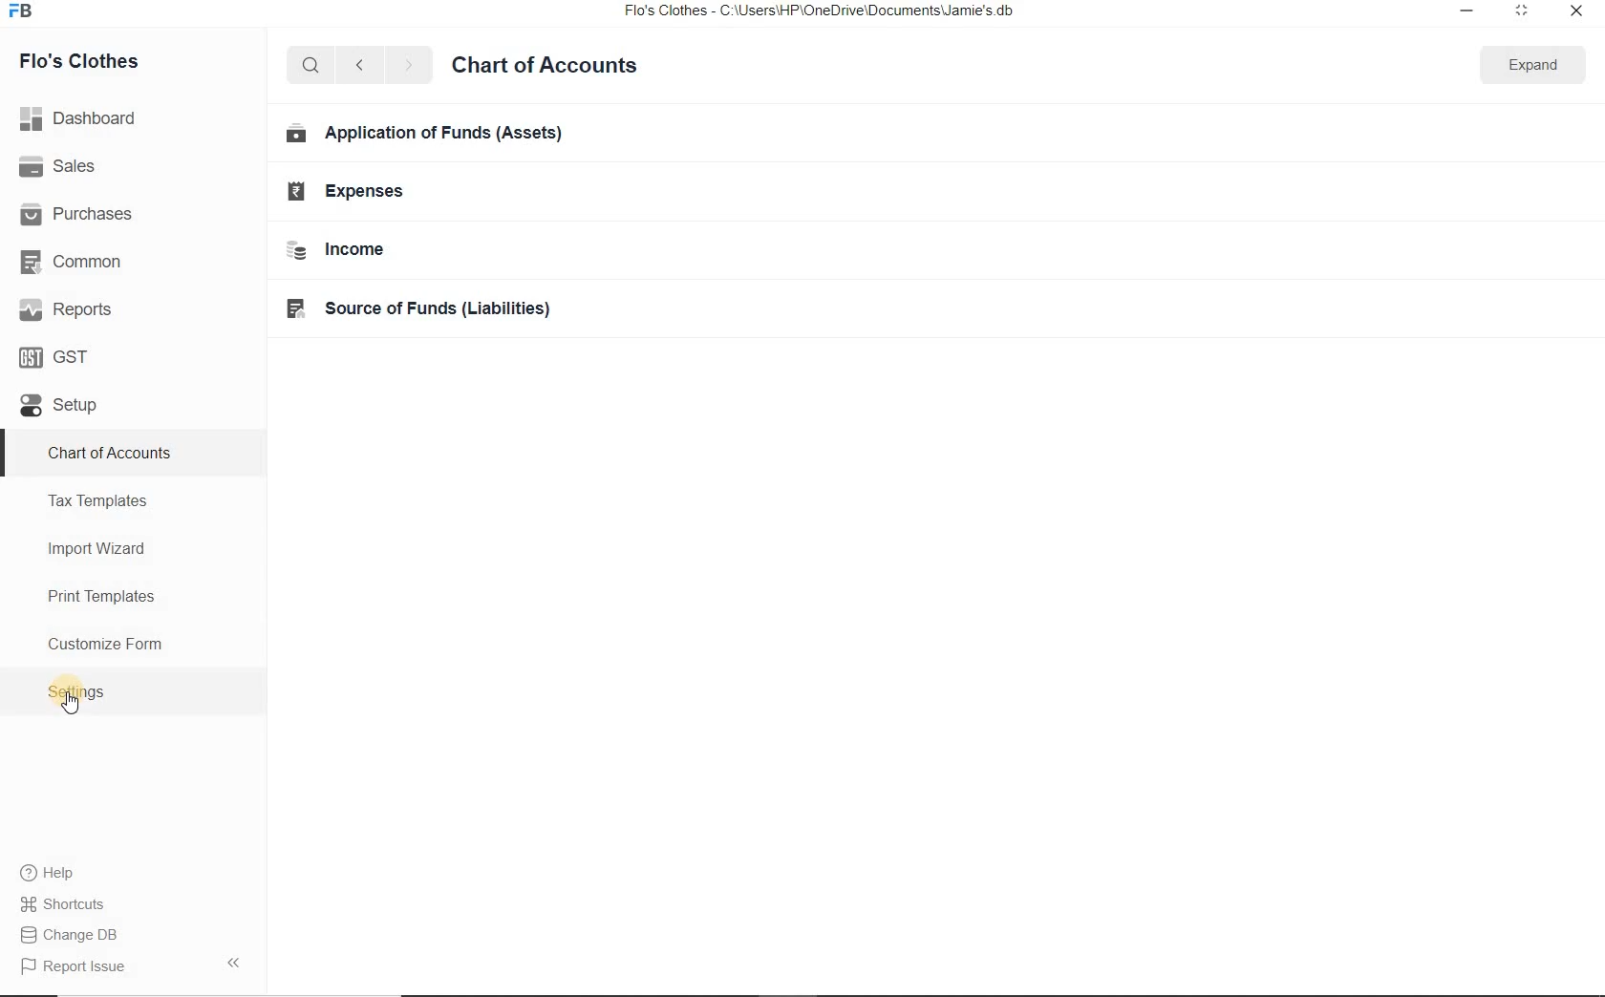 This screenshot has height=997, width=1605. I want to click on Customize Form, so click(107, 642).